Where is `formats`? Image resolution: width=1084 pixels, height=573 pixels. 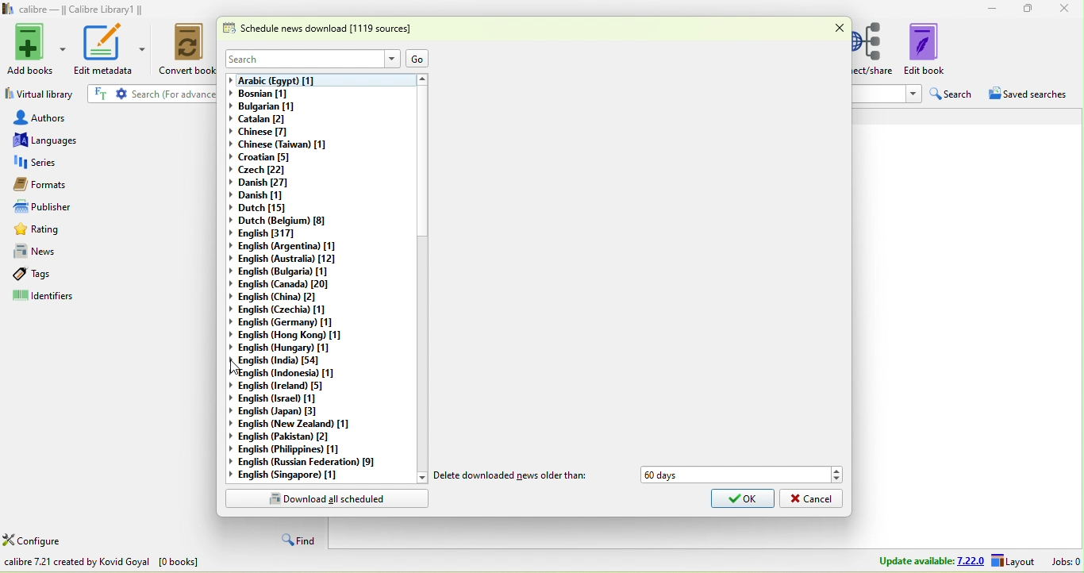 formats is located at coordinates (110, 185).